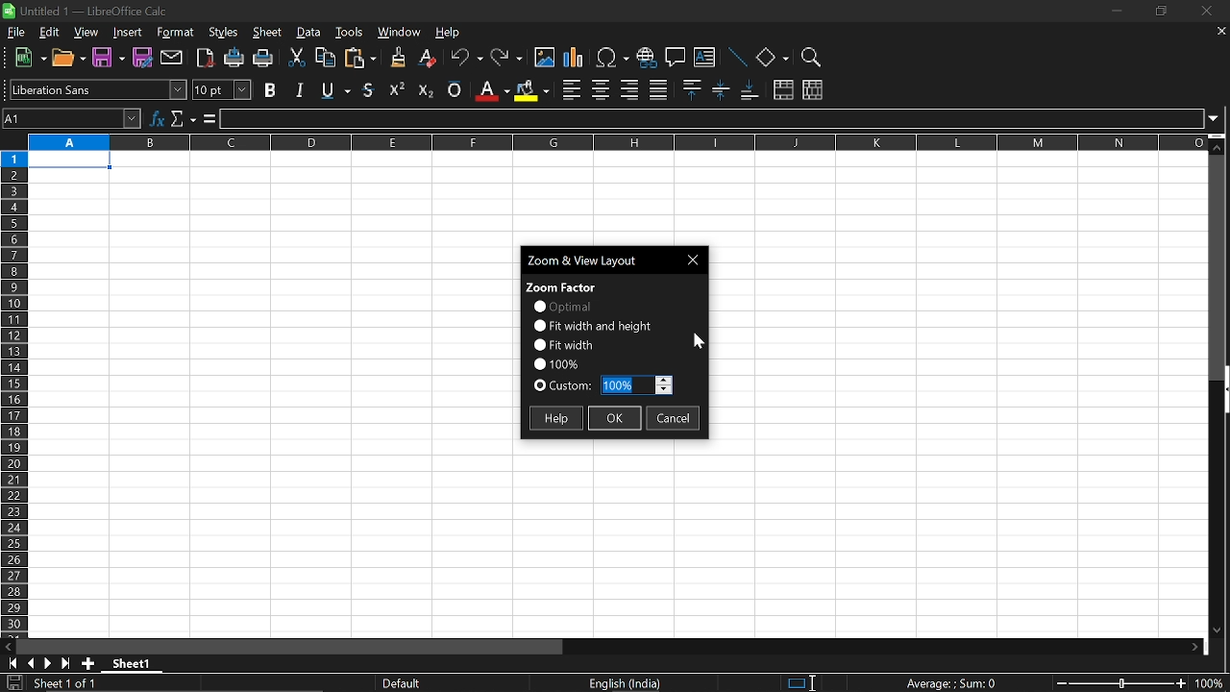  Describe the element at coordinates (73, 118) in the screenshot. I see `name box` at that location.